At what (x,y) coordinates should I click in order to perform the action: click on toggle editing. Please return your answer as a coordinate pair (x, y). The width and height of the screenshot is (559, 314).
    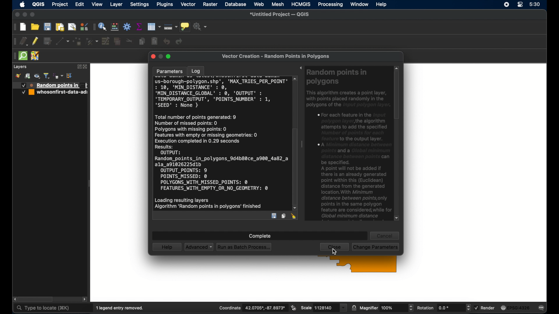
    Looking at the image, I should click on (35, 41).